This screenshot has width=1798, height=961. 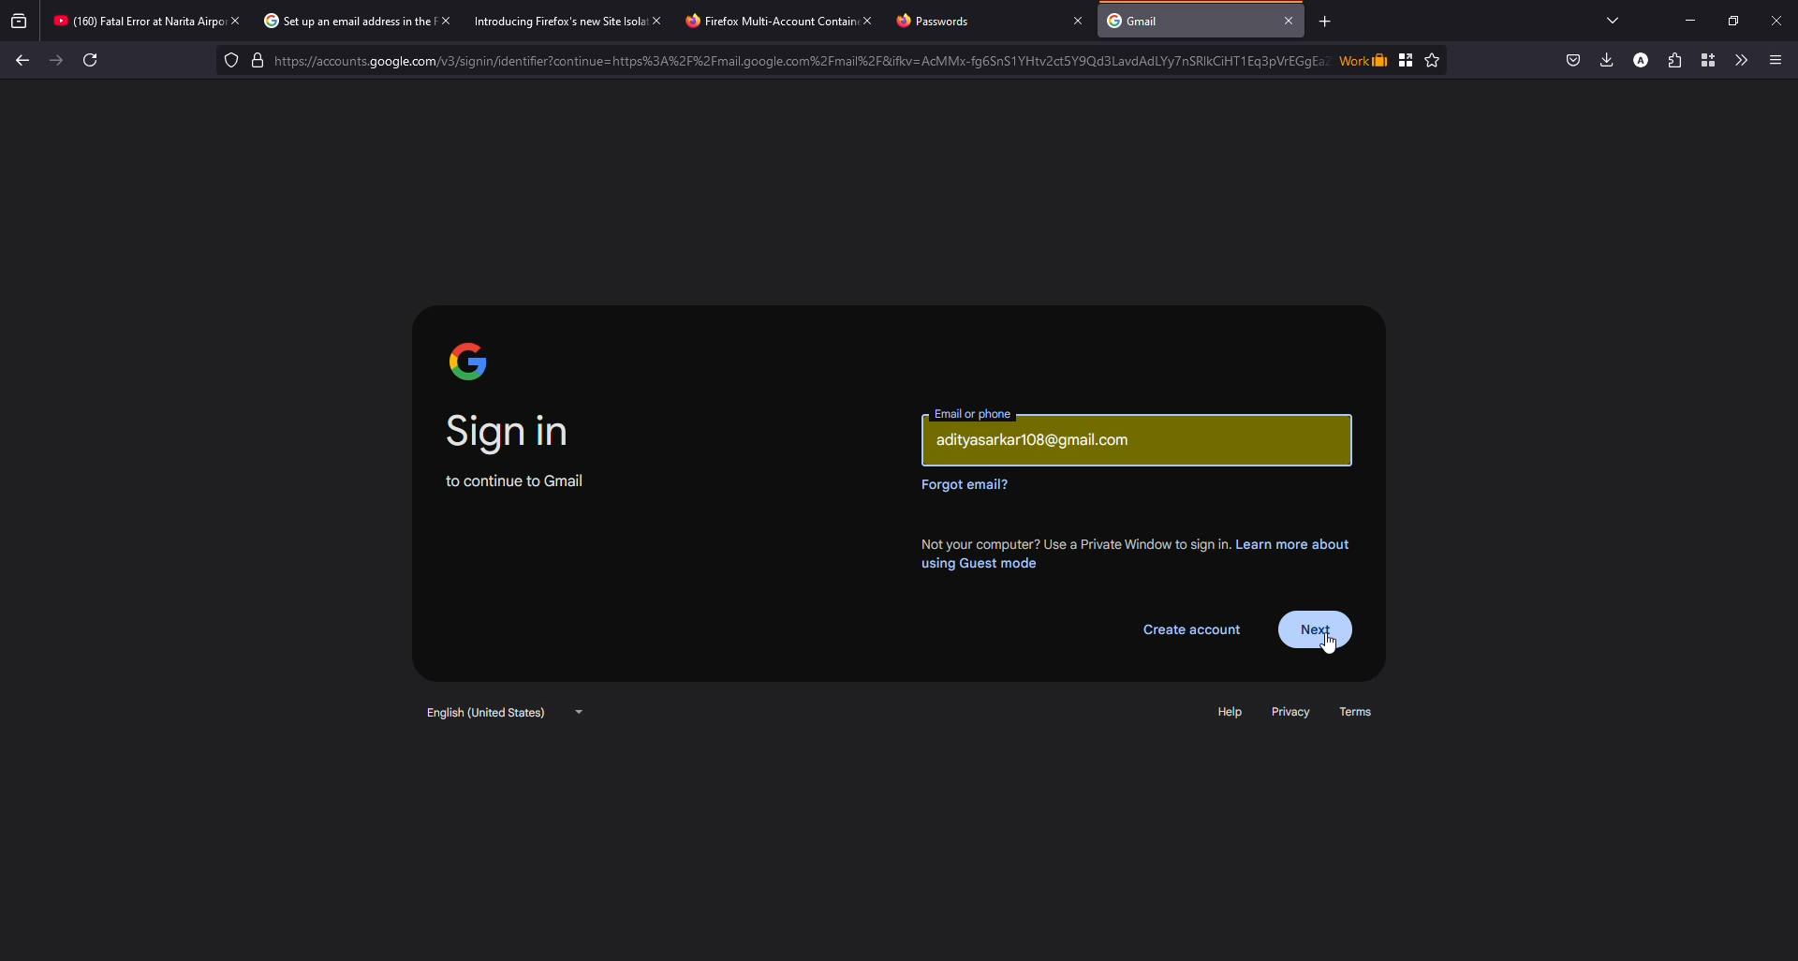 I want to click on help, so click(x=1232, y=713).